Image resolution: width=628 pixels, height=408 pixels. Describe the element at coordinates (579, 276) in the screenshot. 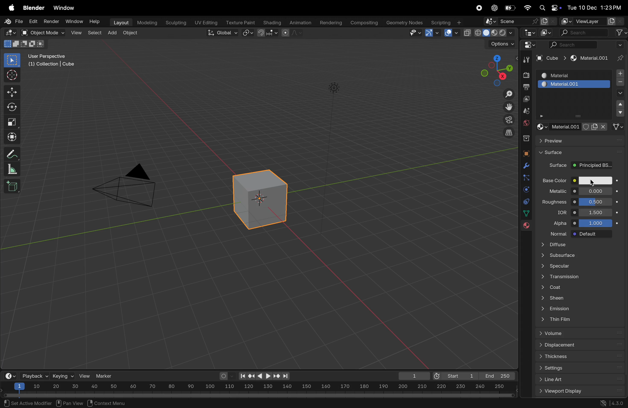

I see `transmission` at that location.